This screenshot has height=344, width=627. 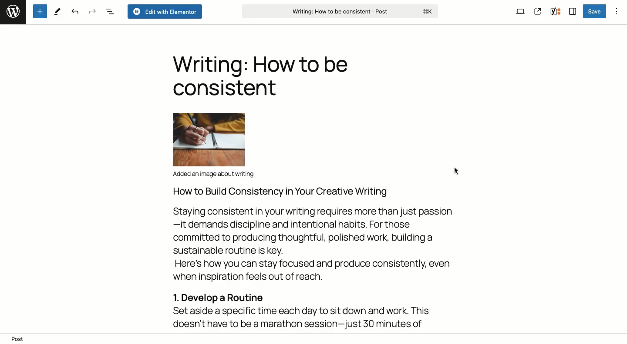 What do you see at coordinates (109, 11) in the screenshot?
I see `Document overview` at bounding box center [109, 11].